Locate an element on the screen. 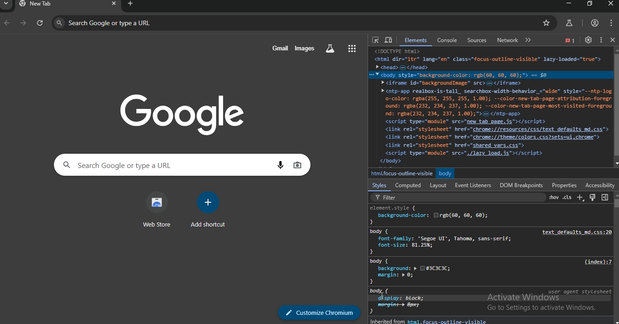 The image size is (619, 324). icon is located at coordinates (567, 41).